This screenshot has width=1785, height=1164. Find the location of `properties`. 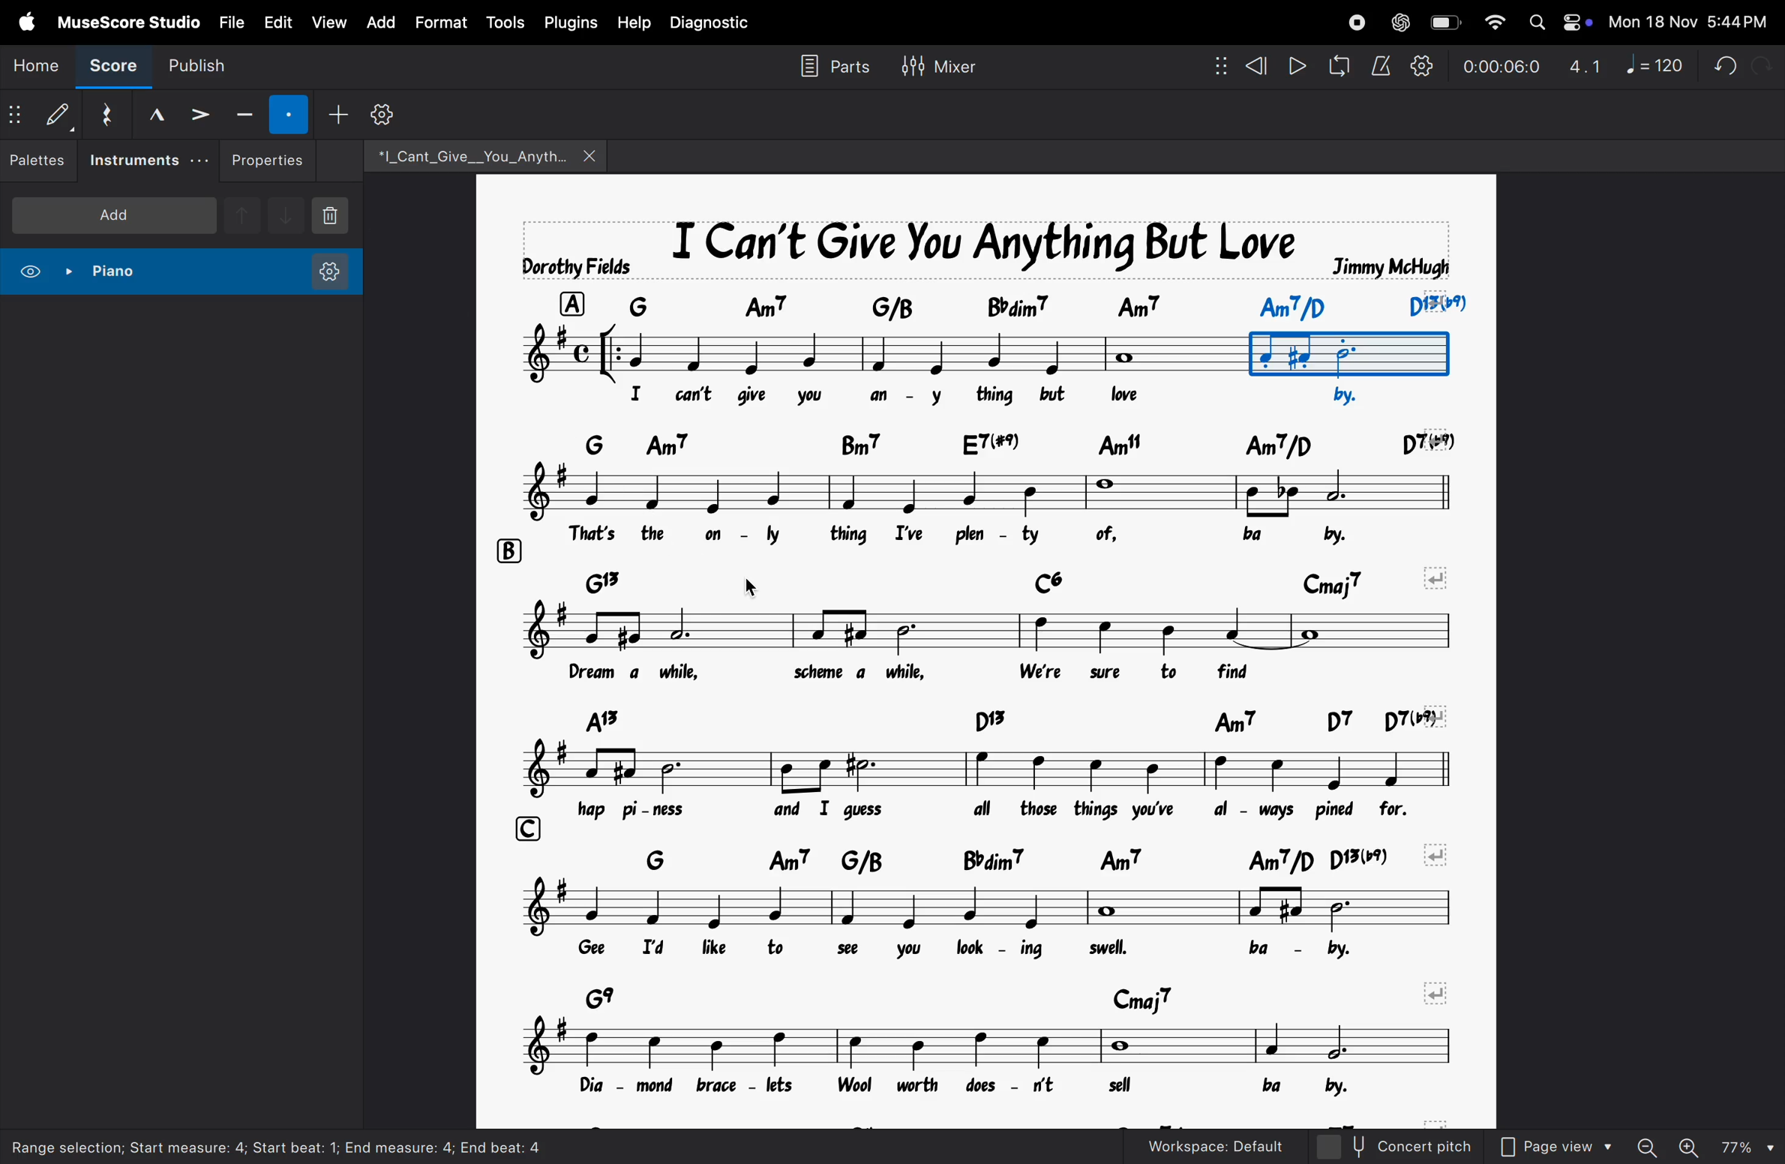

properties is located at coordinates (274, 160).